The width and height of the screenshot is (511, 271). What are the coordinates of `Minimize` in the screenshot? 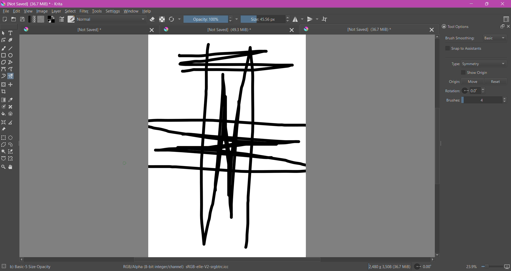 It's located at (471, 3).